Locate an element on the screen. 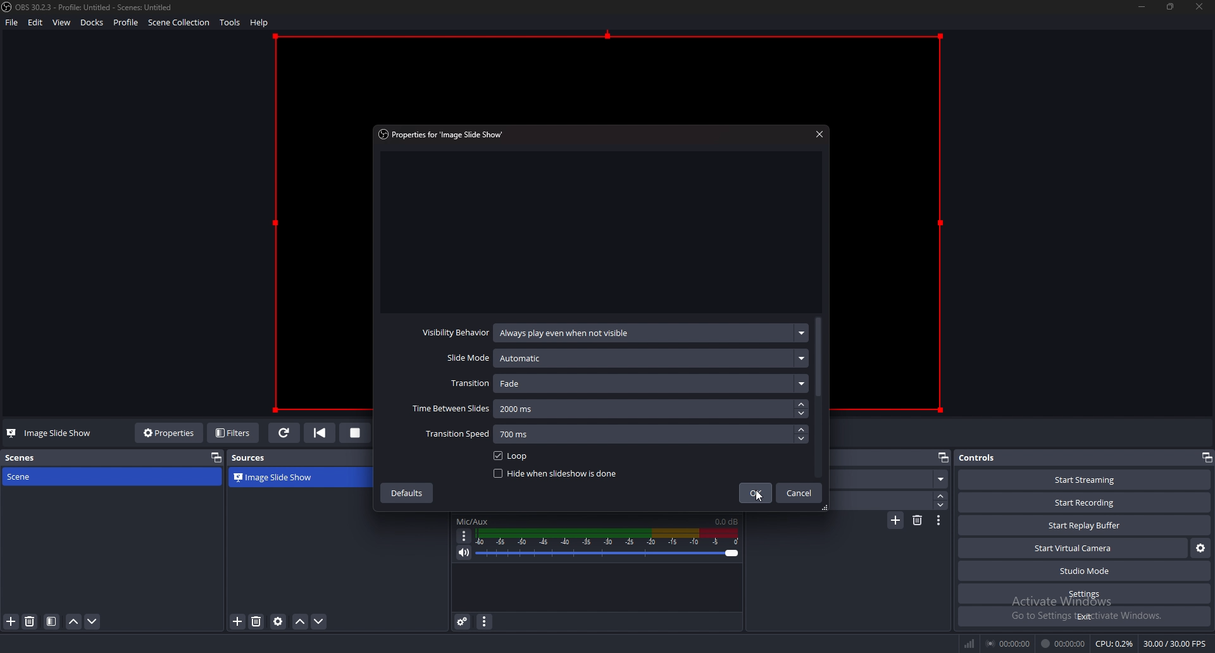  move scene up is located at coordinates (75, 622).